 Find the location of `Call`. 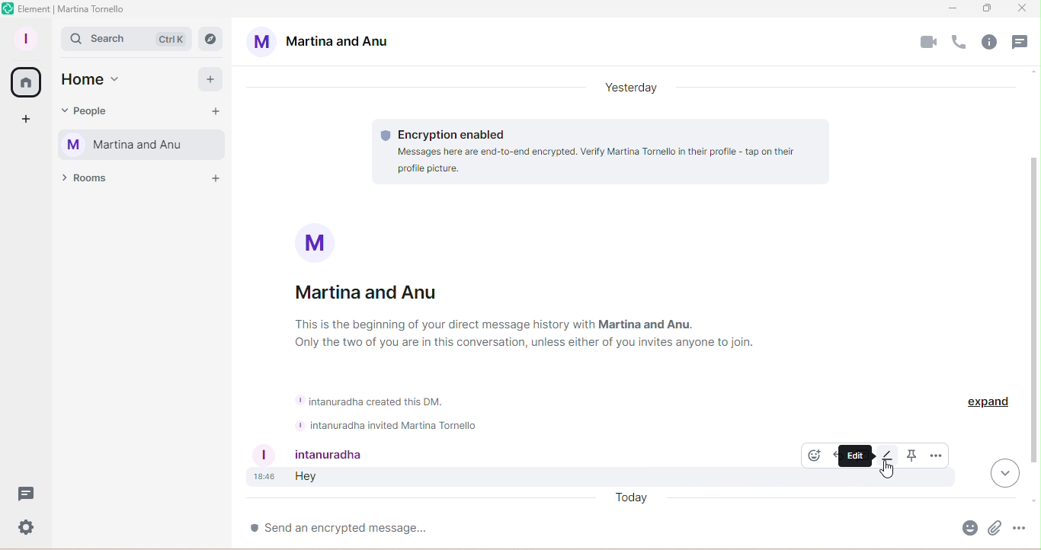

Call is located at coordinates (960, 43).